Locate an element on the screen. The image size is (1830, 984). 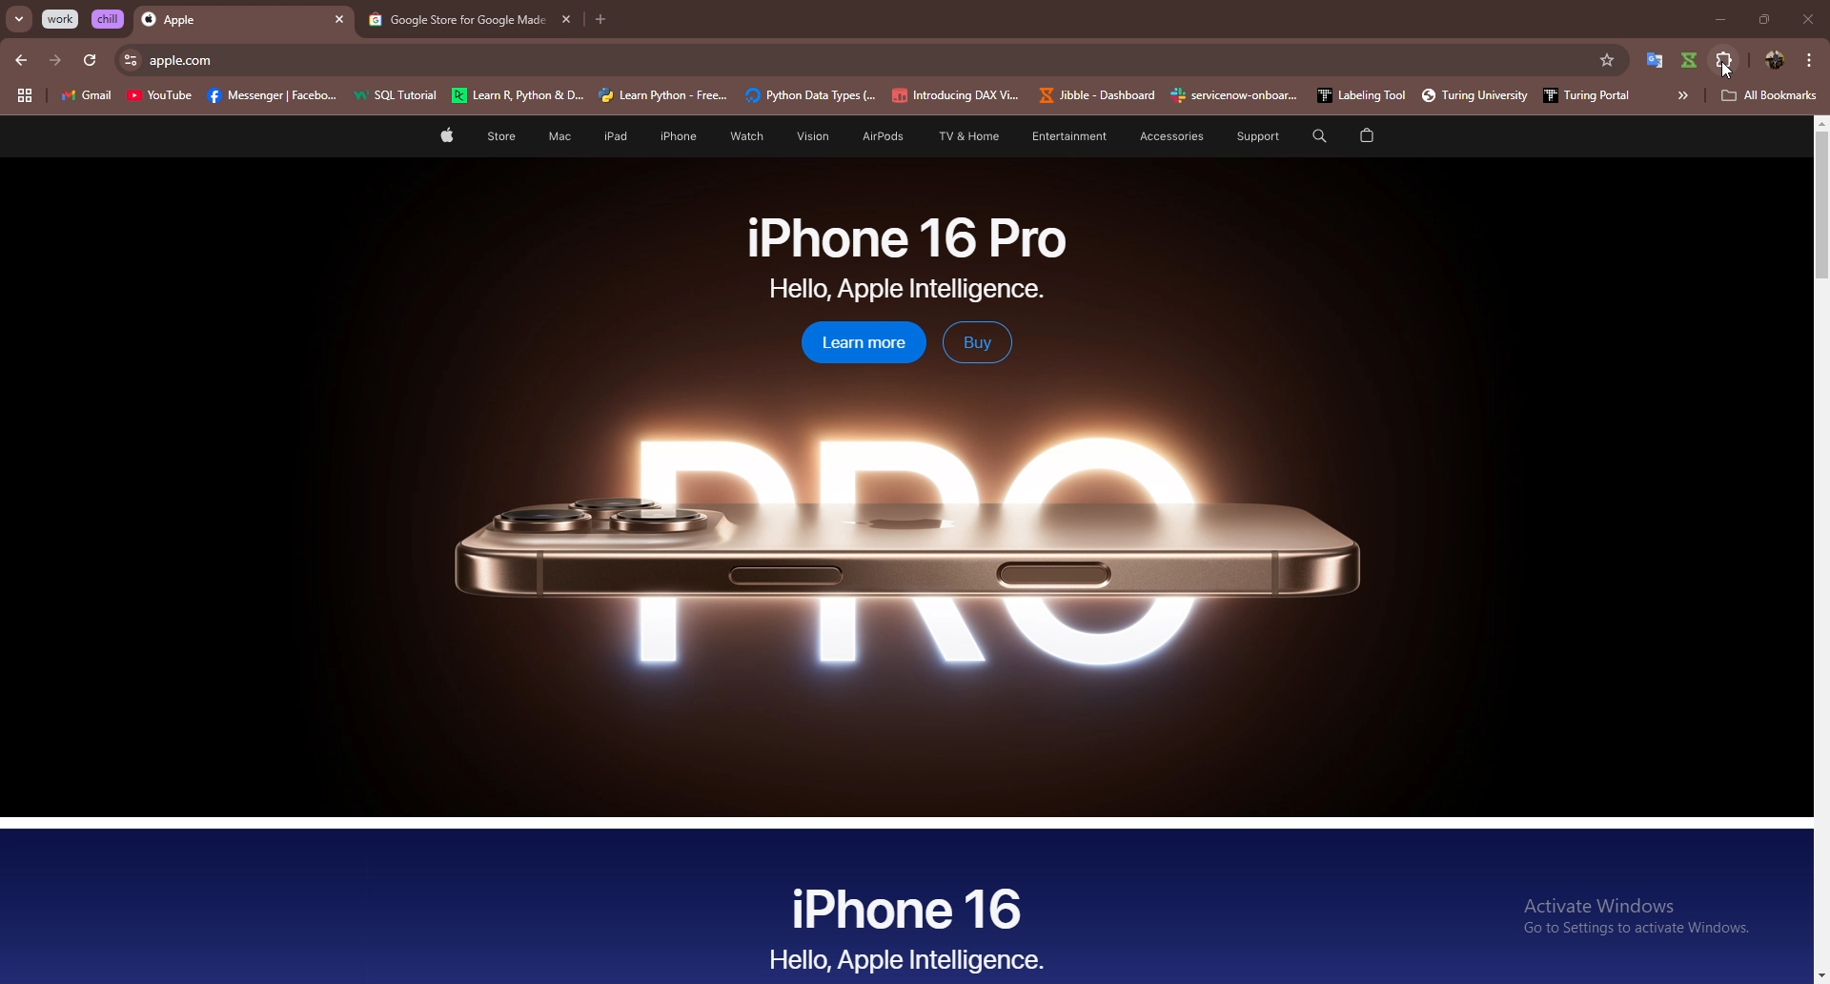
Buy is located at coordinates (977, 342).